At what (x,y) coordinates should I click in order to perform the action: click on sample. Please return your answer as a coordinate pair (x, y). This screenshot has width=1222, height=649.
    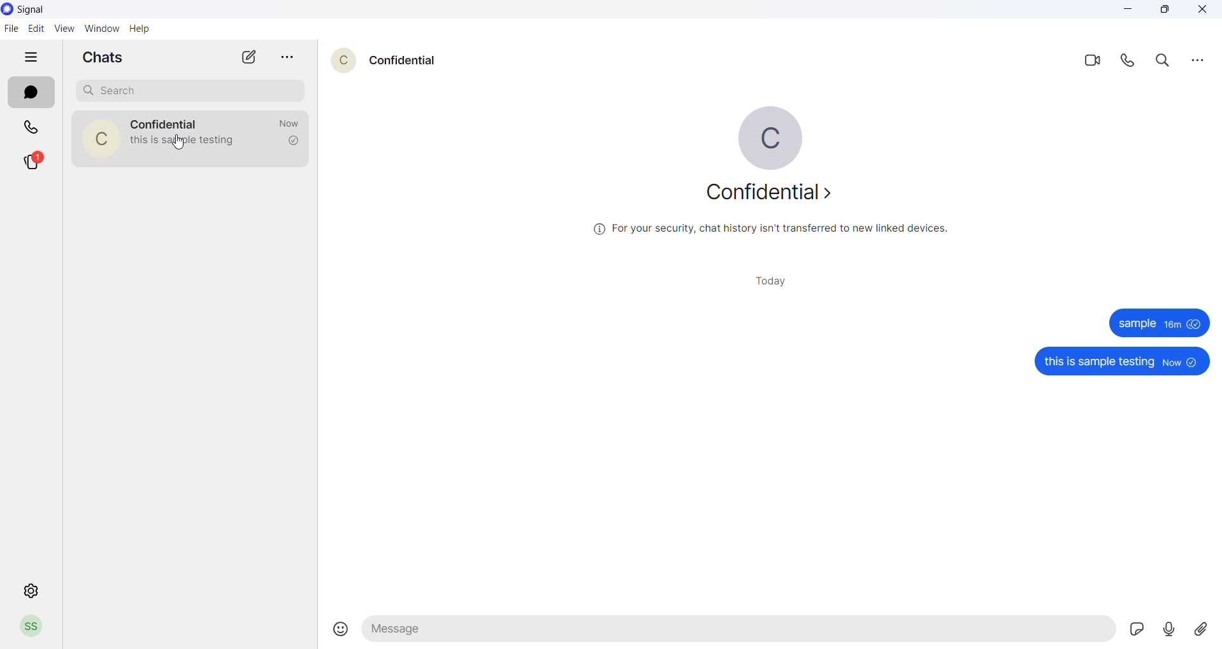
    Looking at the image, I should click on (1135, 323).